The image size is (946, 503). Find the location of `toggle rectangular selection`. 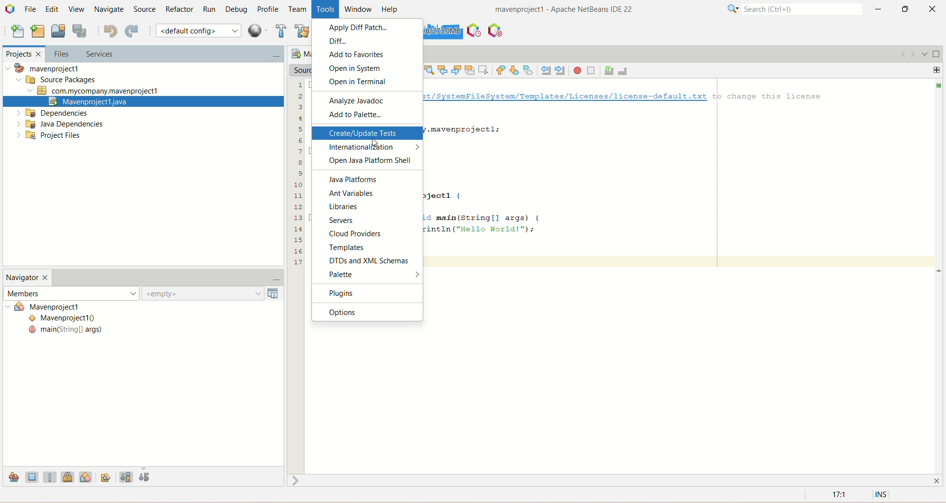

toggle rectangular selection is located at coordinates (484, 69).